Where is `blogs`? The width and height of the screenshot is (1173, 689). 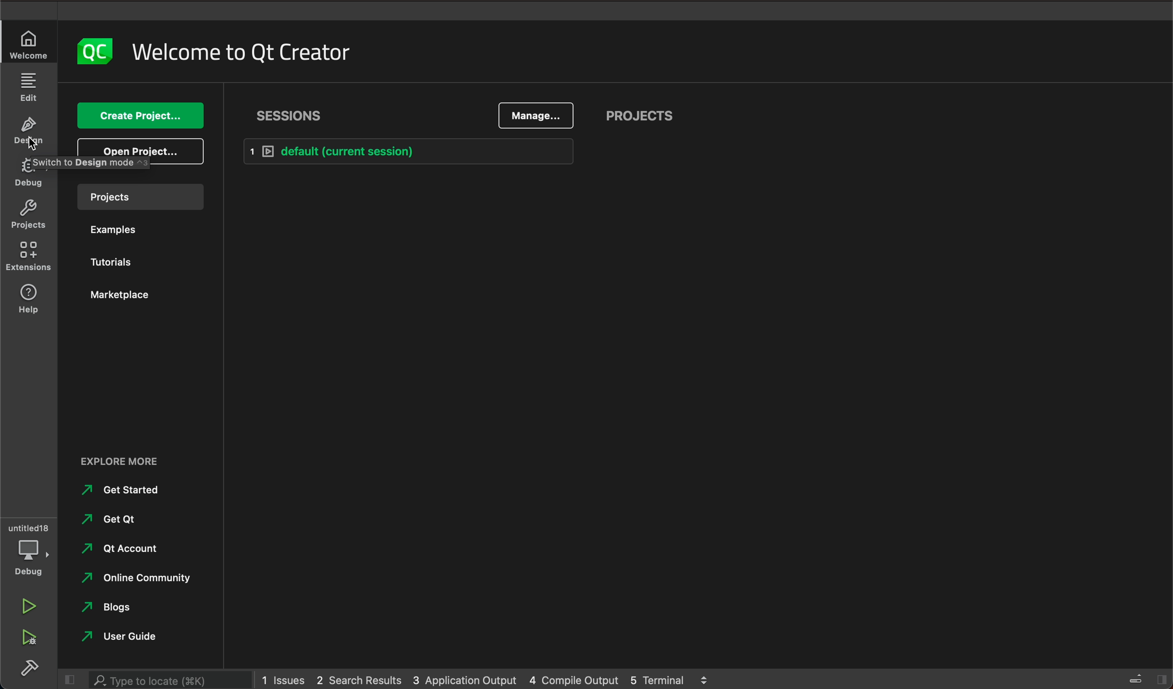
blogs is located at coordinates (114, 607).